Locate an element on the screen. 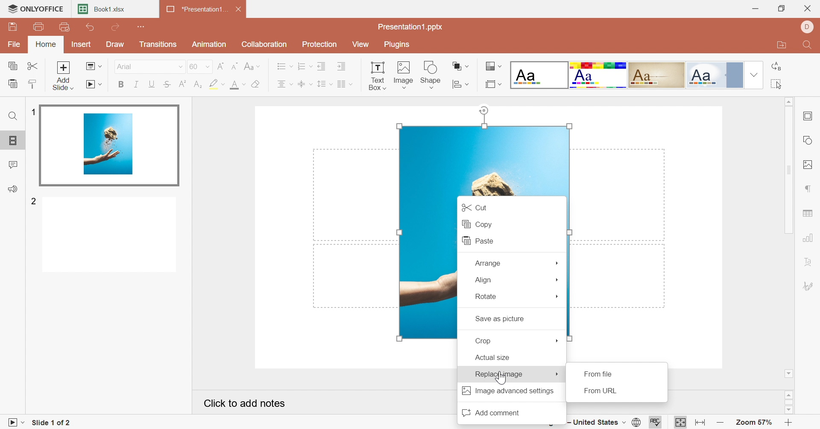  Presentation1.pptx is located at coordinates (412, 27).